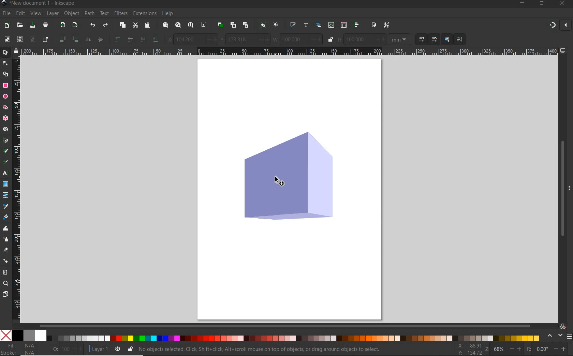 The height and width of the screenshot is (356, 573). Describe the element at coordinates (543, 349) in the screenshot. I see `0` at that location.